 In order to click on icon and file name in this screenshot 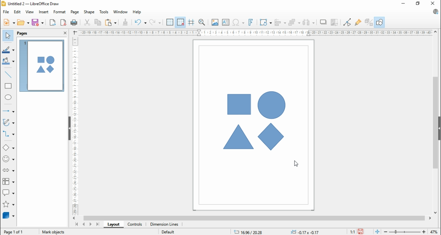, I will do `click(31, 3)`.